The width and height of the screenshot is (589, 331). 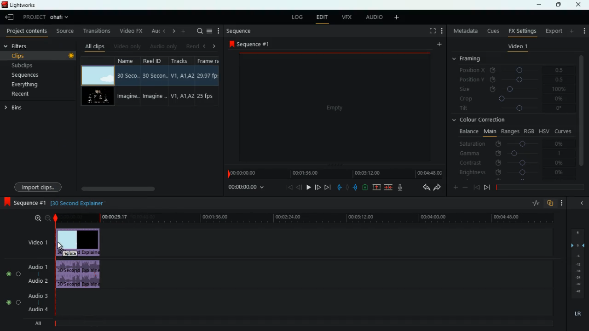 I want to click on lr, so click(x=577, y=314).